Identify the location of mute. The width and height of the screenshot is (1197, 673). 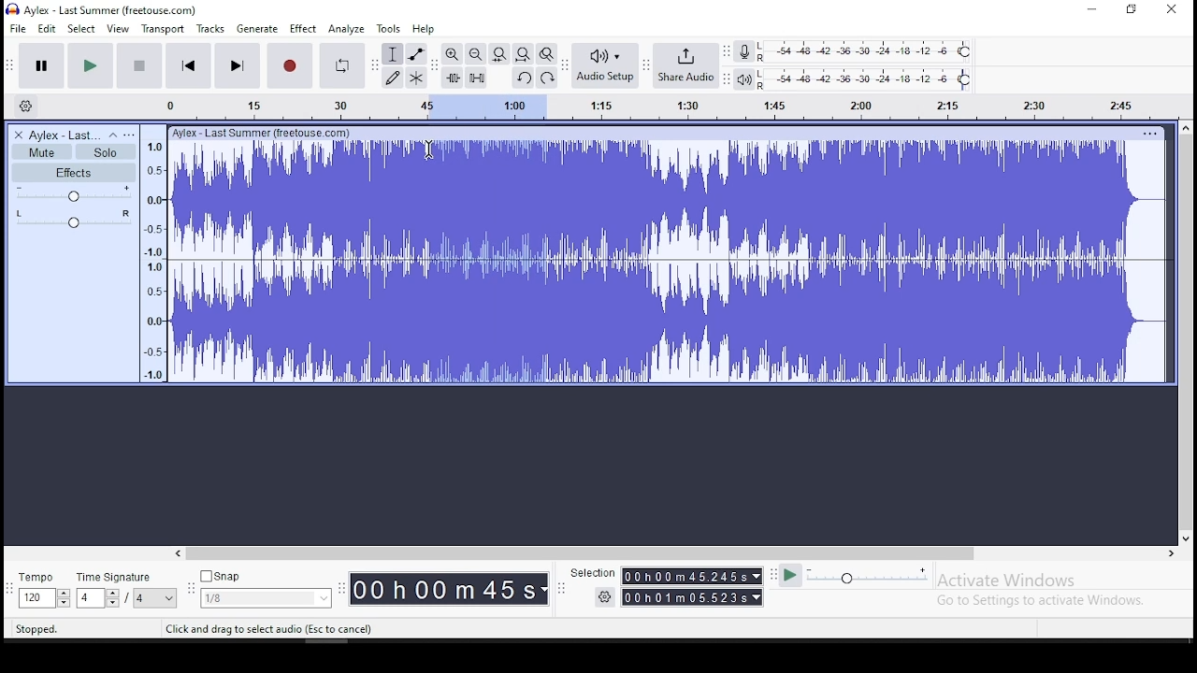
(42, 151).